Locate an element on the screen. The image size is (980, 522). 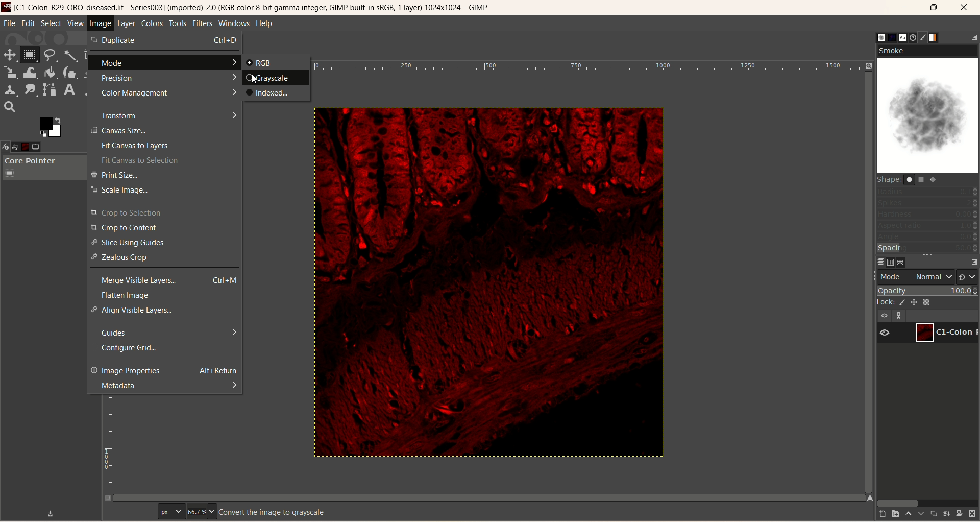
zealous crop is located at coordinates (163, 258).